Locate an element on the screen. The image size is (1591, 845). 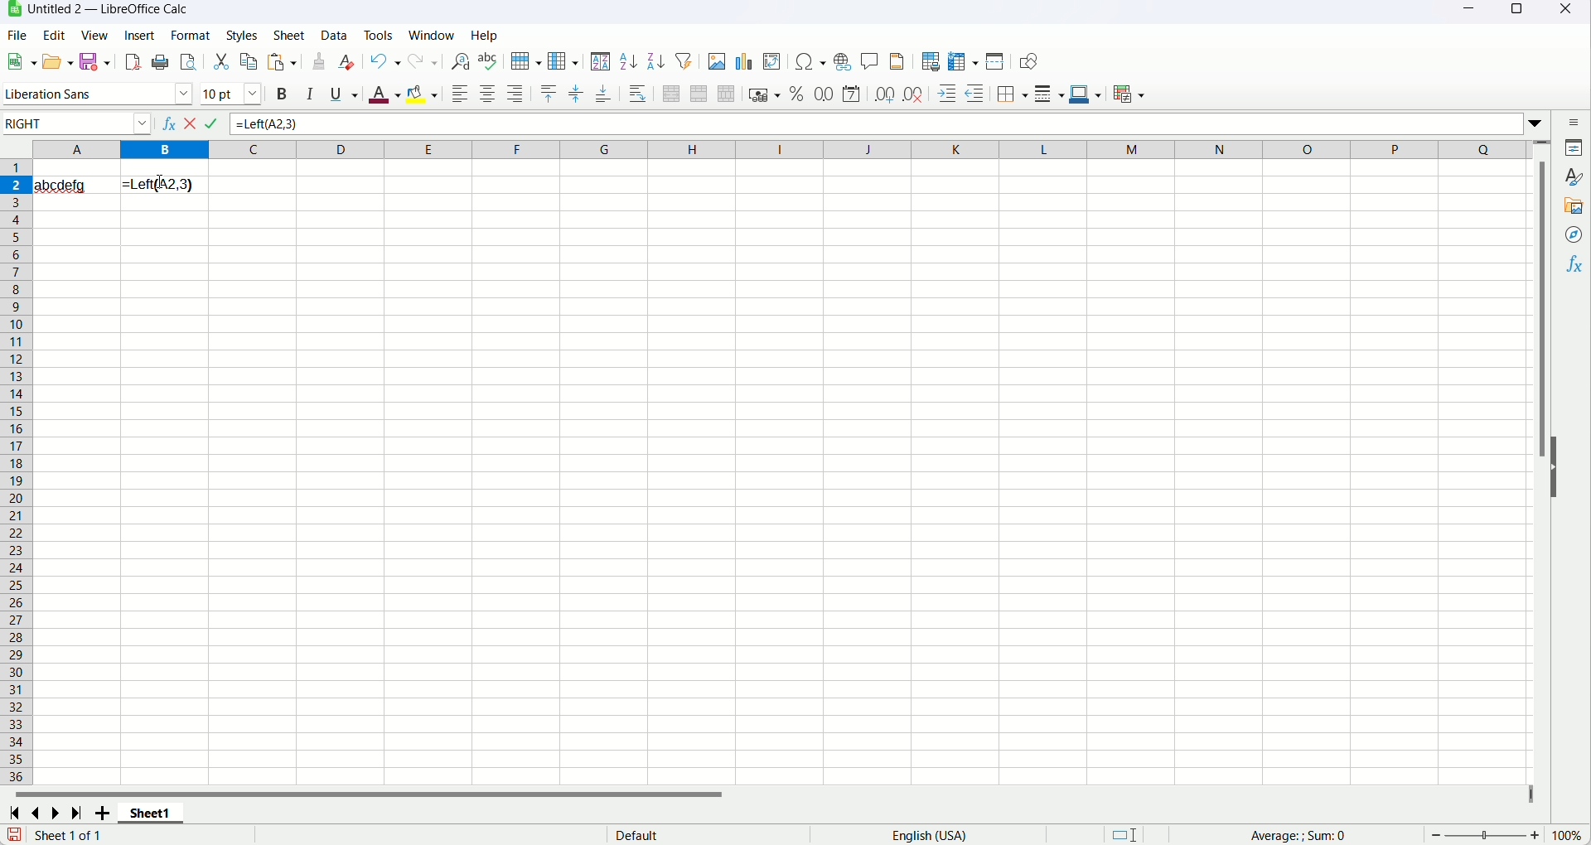
insert hyperlink is located at coordinates (841, 62).